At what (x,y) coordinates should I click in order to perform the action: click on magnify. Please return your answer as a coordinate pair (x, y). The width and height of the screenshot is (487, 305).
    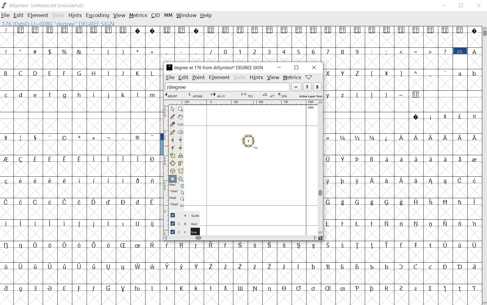
    Looking at the image, I should click on (180, 109).